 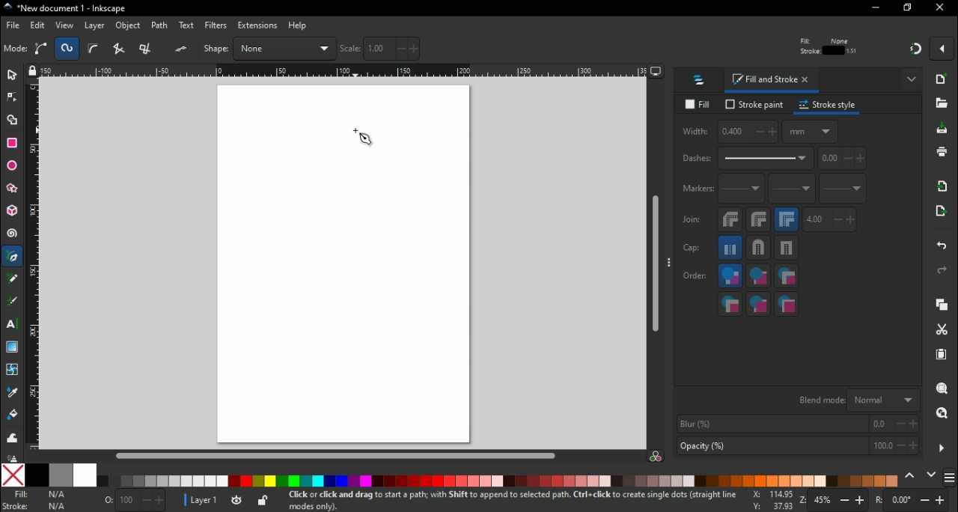 I want to click on miter, so click(x=788, y=222).